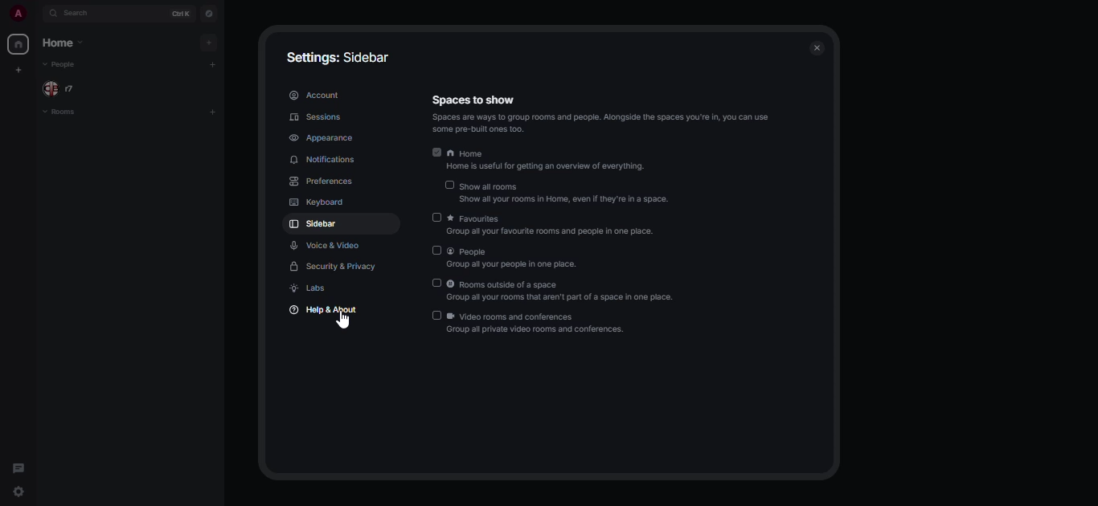 The height and width of the screenshot is (506, 1098). Describe the element at coordinates (317, 201) in the screenshot. I see `keyboard` at that location.